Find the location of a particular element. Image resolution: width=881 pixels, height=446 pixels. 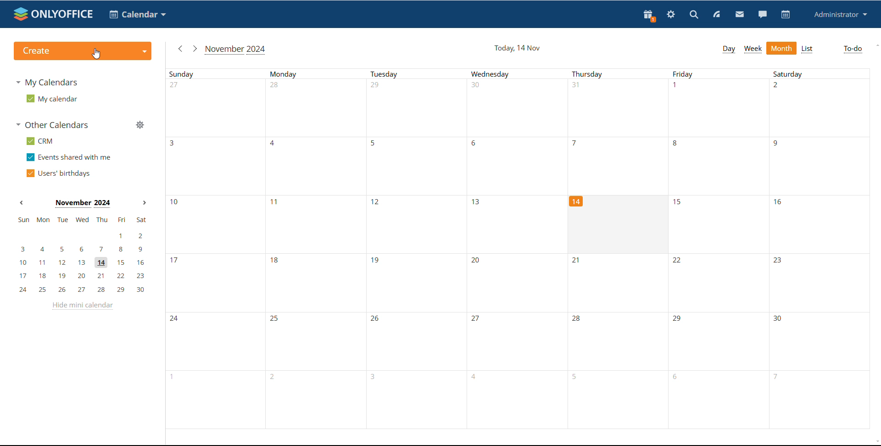

calendar is located at coordinates (786, 15).